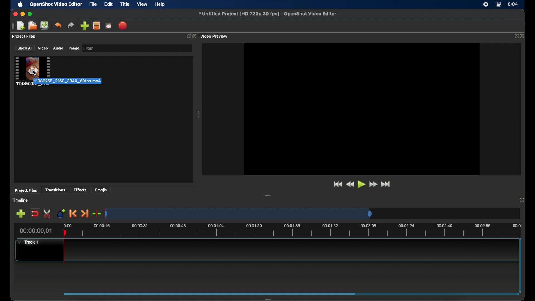  Describe the element at coordinates (80, 190) in the screenshot. I see `effects` at that location.